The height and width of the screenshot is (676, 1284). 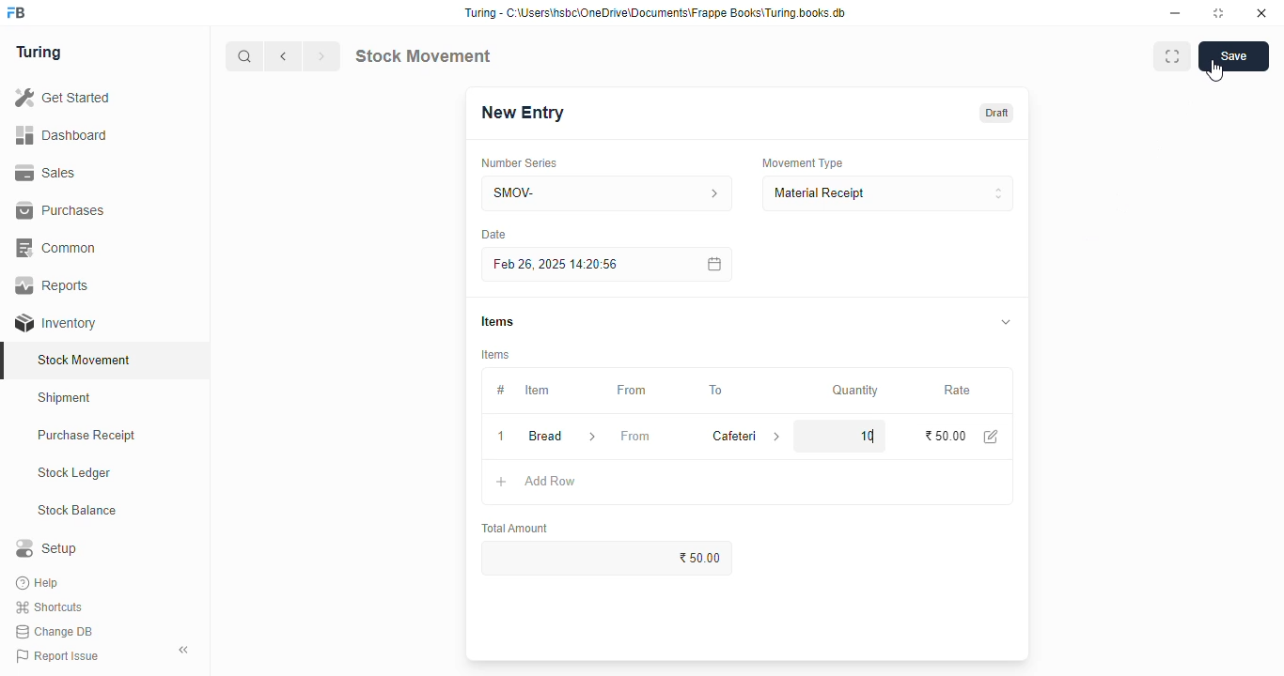 I want to click on movement type, so click(x=802, y=162).